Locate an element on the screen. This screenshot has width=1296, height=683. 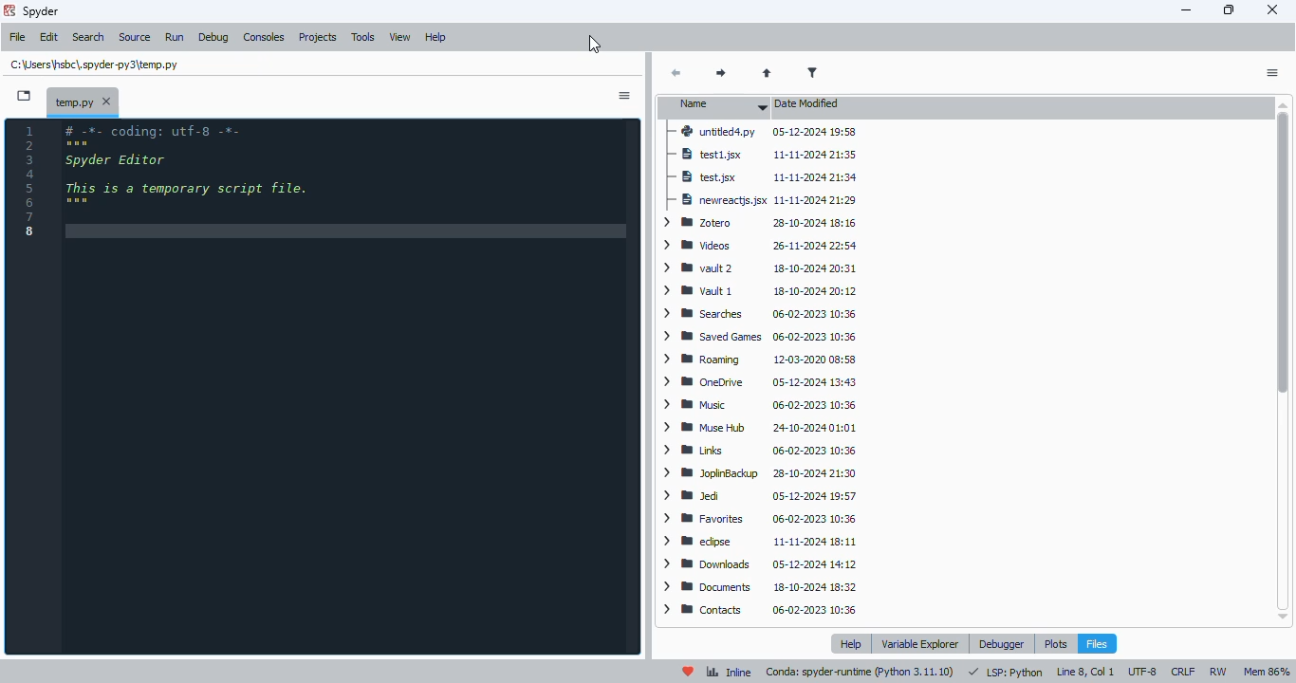
newreactjs.jsx is located at coordinates (765, 198).